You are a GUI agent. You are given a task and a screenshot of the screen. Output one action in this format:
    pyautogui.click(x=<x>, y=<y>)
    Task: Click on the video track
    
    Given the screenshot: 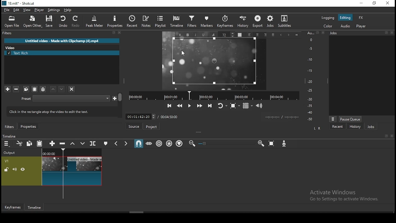 What is the action you would take?
    pyautogui.click(x=52, y=171)
    